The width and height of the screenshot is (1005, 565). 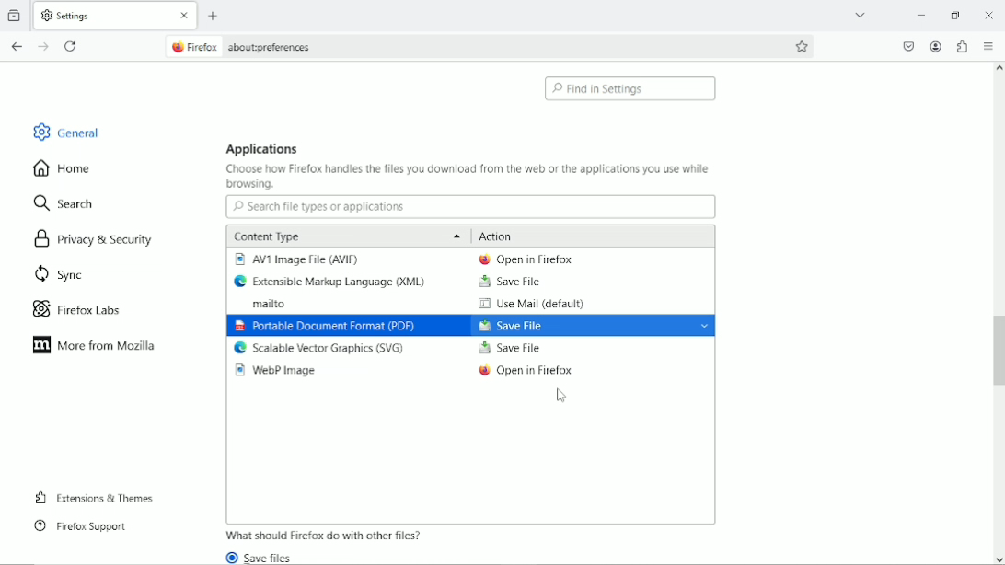 What do you see at coordinates (632, 88) in the screenshot?
I see `find in settings` at bounding box center [632, 88].